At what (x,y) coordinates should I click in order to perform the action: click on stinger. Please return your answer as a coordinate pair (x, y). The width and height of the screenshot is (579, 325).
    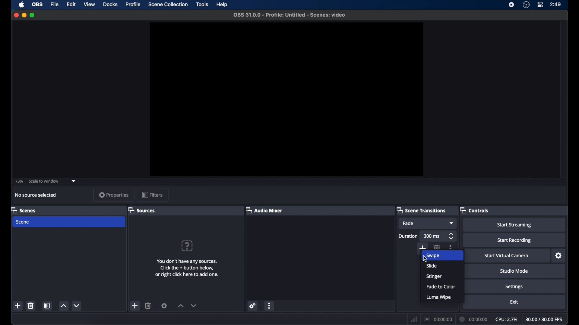
    Looking at the image, I should click on (434, 276).